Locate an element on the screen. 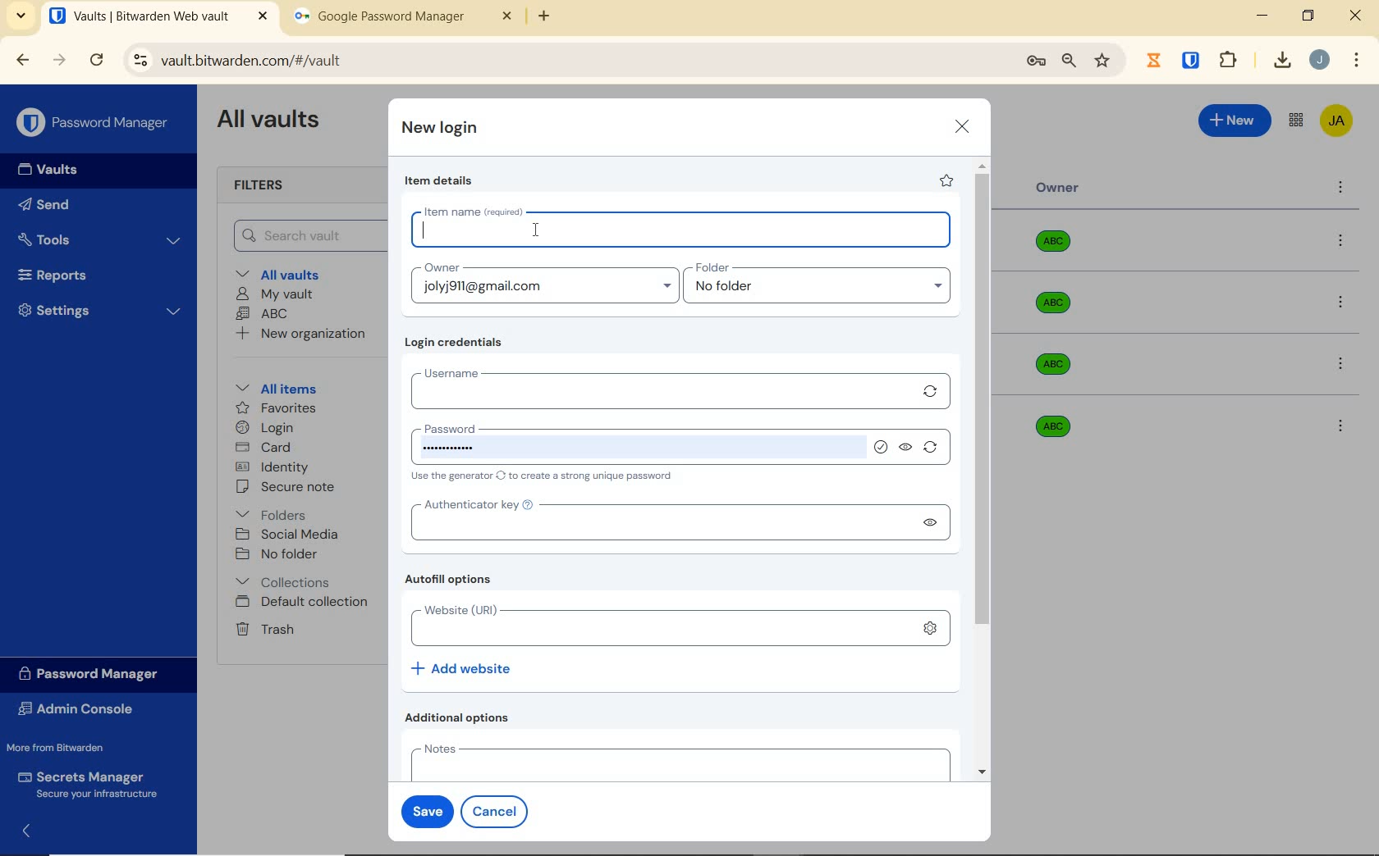 The height and width of the screenshot is (856, 1379). All Vaults is located at coordinates (273, 121).